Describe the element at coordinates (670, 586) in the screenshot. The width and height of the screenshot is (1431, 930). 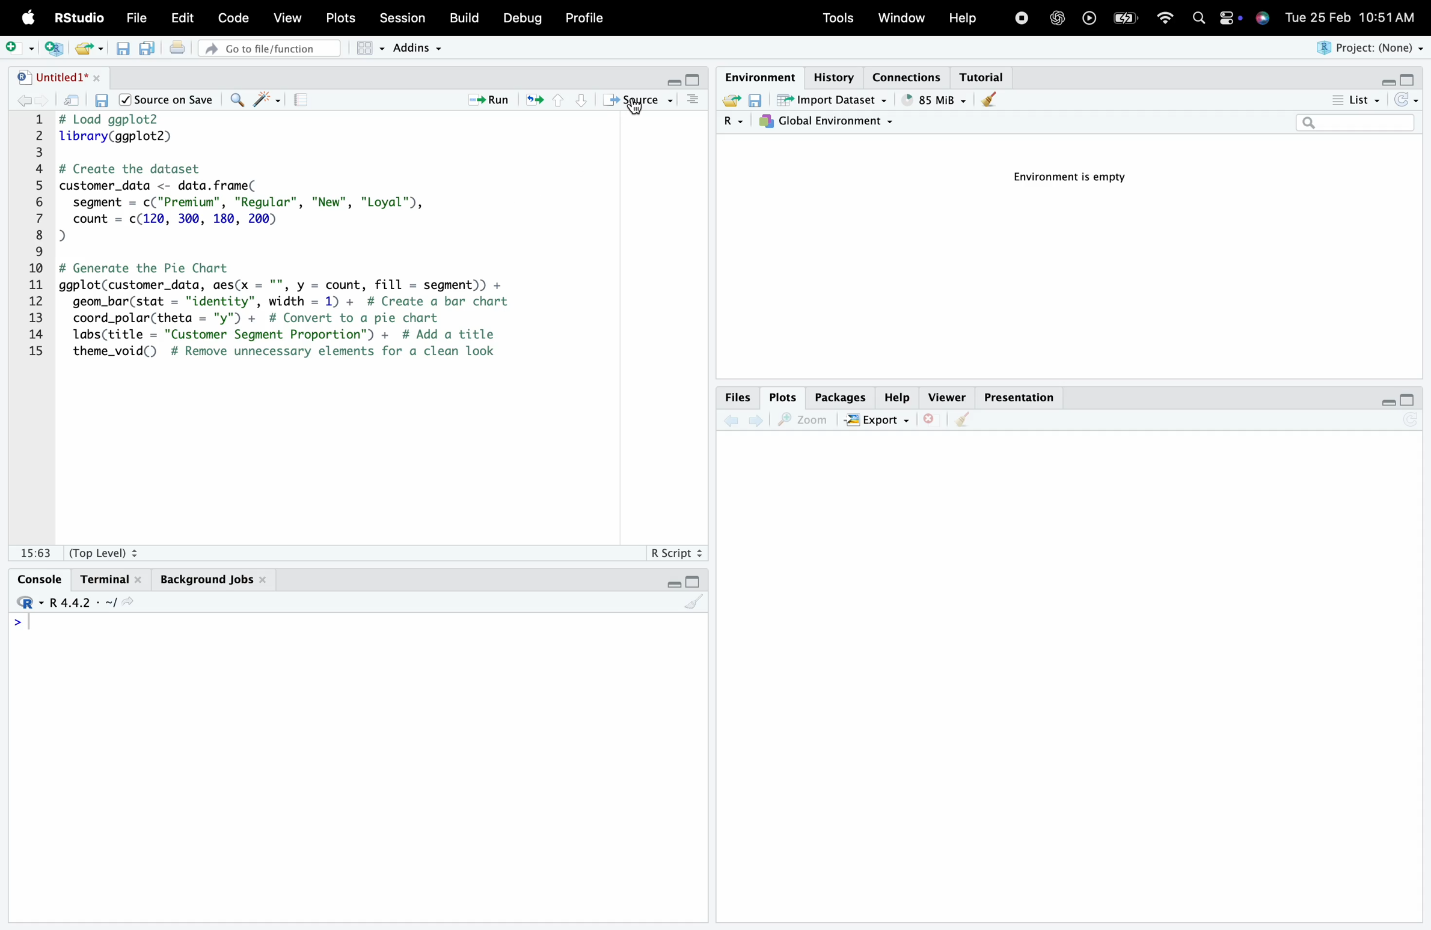
I see `minimise` at that location.